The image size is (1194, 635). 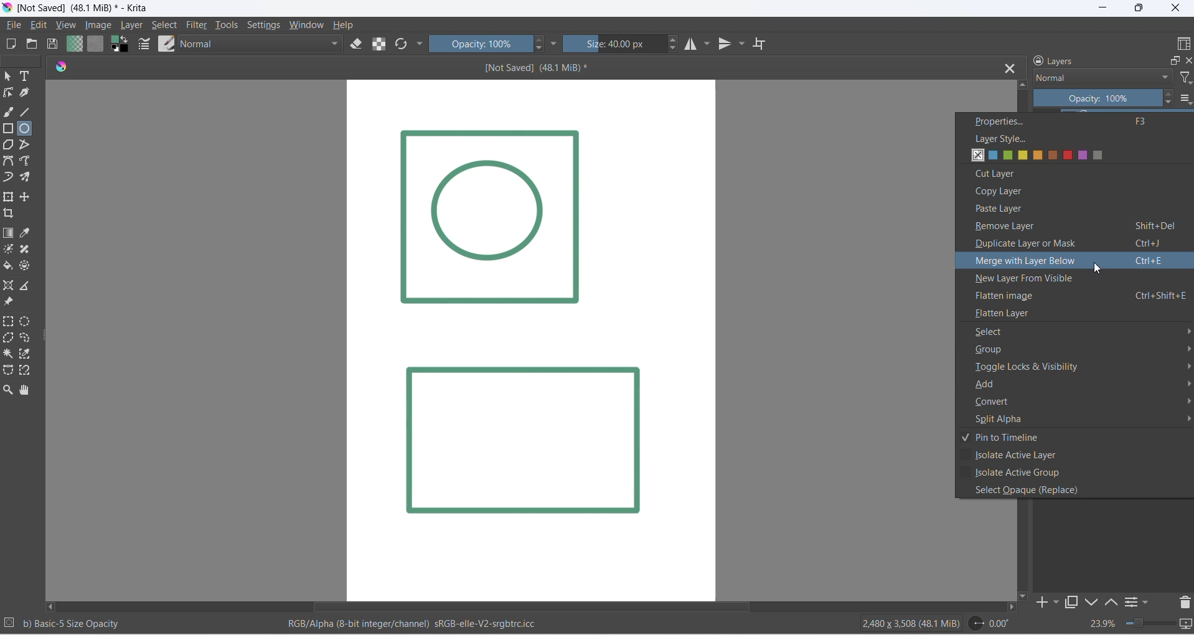 What do you see at coordinates (28, 93) in the screenshot?
I see `calligraphy tool` at bounding box center [28, 93].